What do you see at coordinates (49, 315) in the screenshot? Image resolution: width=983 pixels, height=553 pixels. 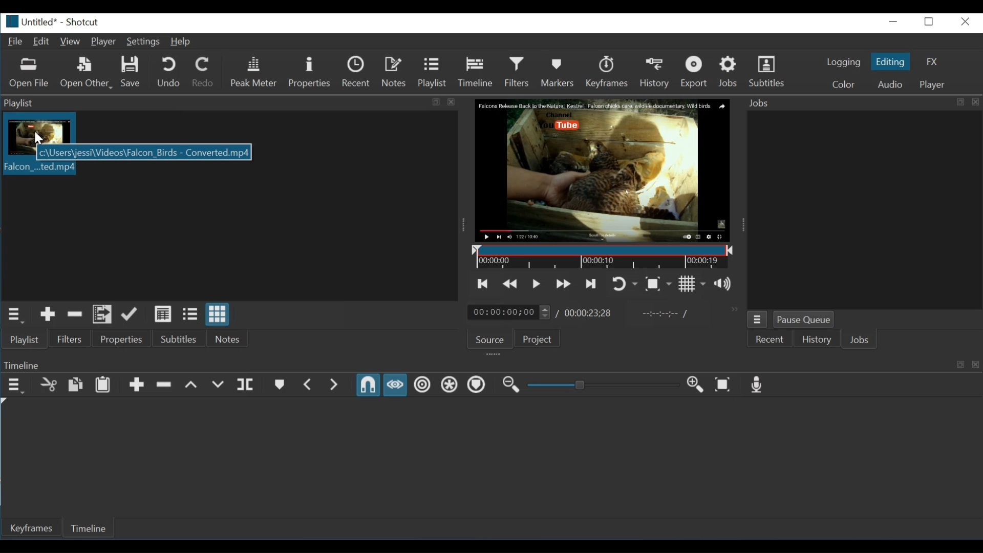 I see `Add the source to the playlist` at bounding box center [49, 315].